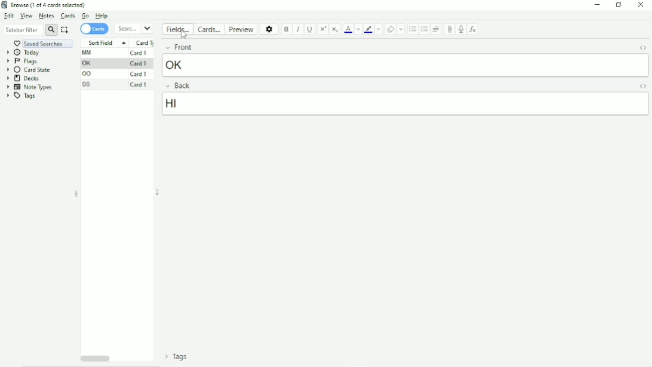 This screenshot has height=367, width=652. Describe the element at coordinates (145, 42) in the screenshot. I see `Card type` at that location.